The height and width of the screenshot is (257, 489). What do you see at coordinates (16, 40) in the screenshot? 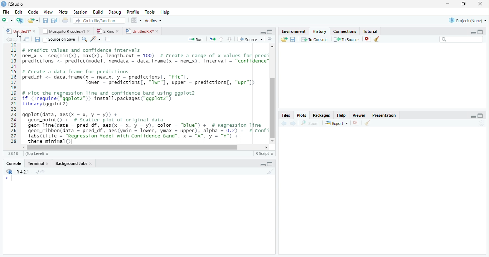
I see `Next` at bounding box center [16, 40].